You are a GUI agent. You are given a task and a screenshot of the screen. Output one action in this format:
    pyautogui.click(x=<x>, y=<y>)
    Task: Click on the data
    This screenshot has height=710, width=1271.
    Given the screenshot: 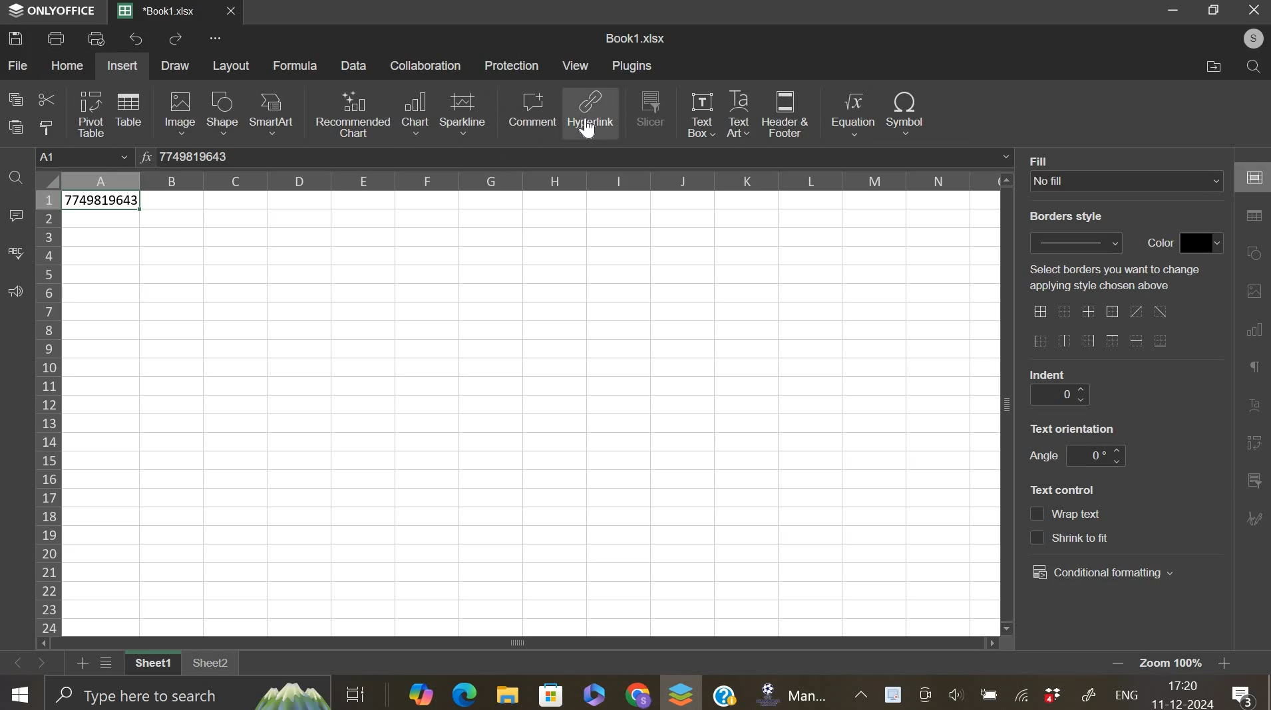 What is the action you would take?
    pyautogui.click(x=103, y=202)
    